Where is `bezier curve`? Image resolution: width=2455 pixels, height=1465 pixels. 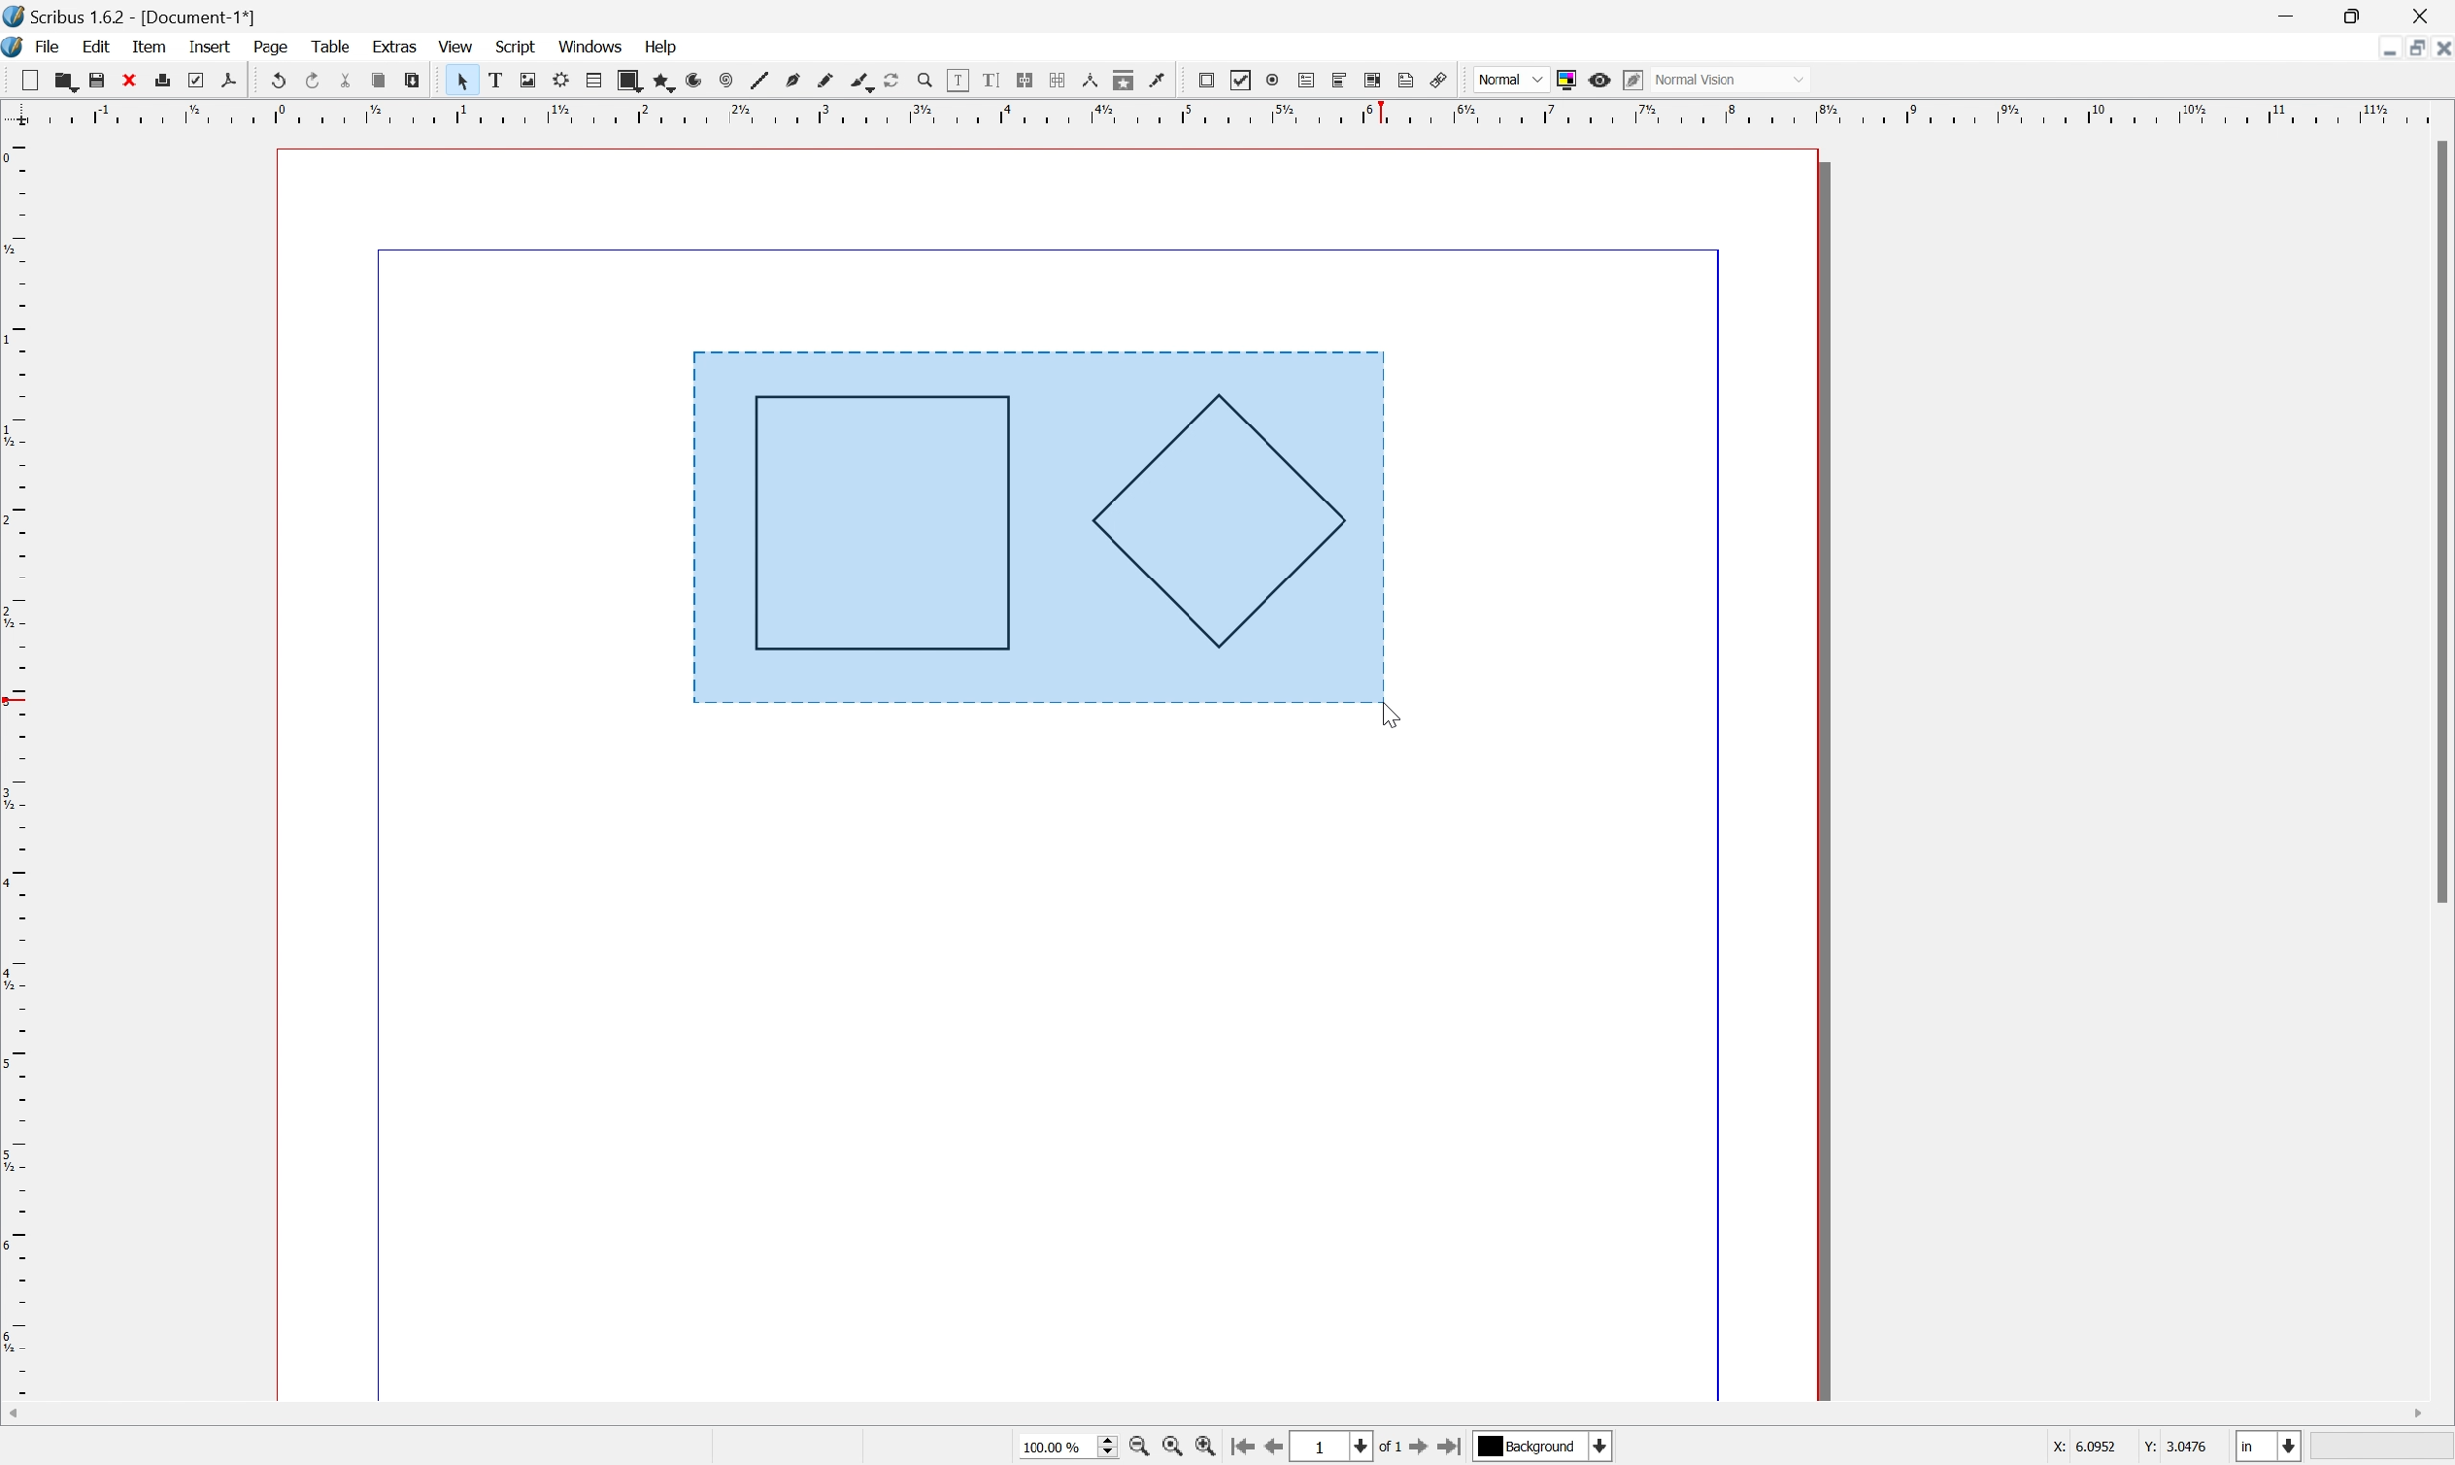
bezier curve is located at coordinates (789, 82).